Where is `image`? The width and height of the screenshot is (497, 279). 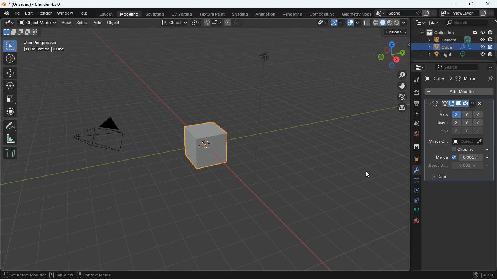
image is located at coordinates (416, 114).